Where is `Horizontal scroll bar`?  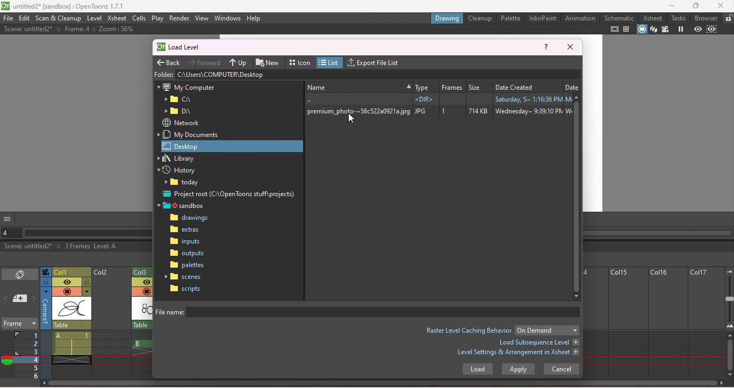
Horizontal scroll bar is located at coordinates (385, 384).